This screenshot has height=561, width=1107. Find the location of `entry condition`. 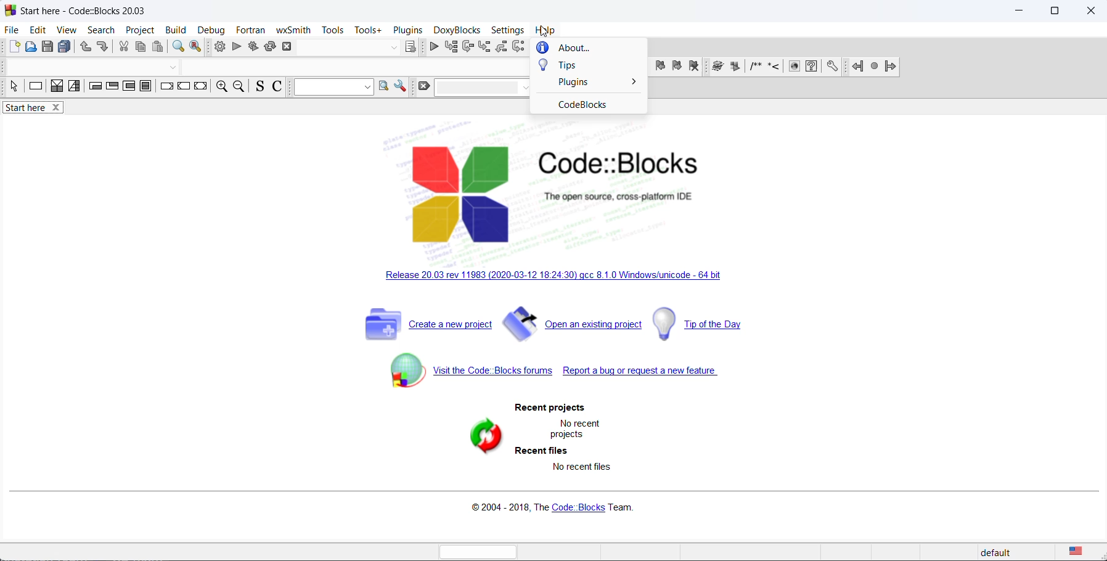

entry condition is located at coordinates (94, 88).